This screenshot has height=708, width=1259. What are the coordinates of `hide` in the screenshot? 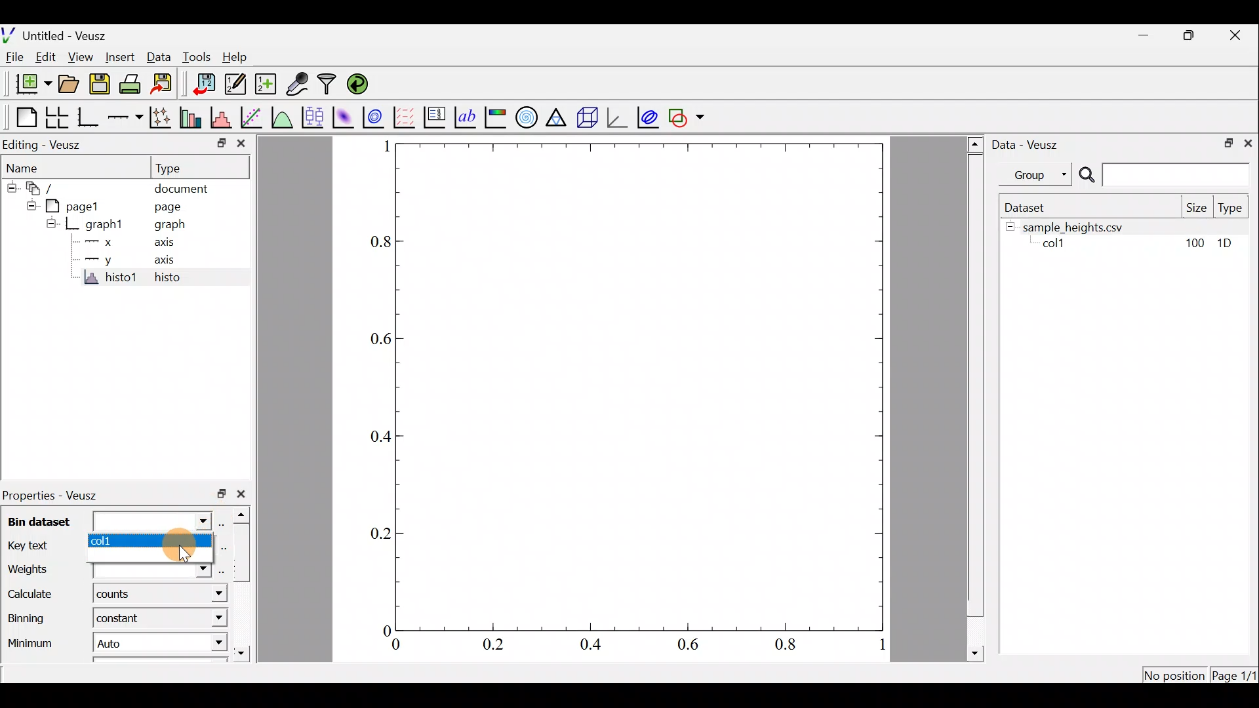 It's located at (50, 223).